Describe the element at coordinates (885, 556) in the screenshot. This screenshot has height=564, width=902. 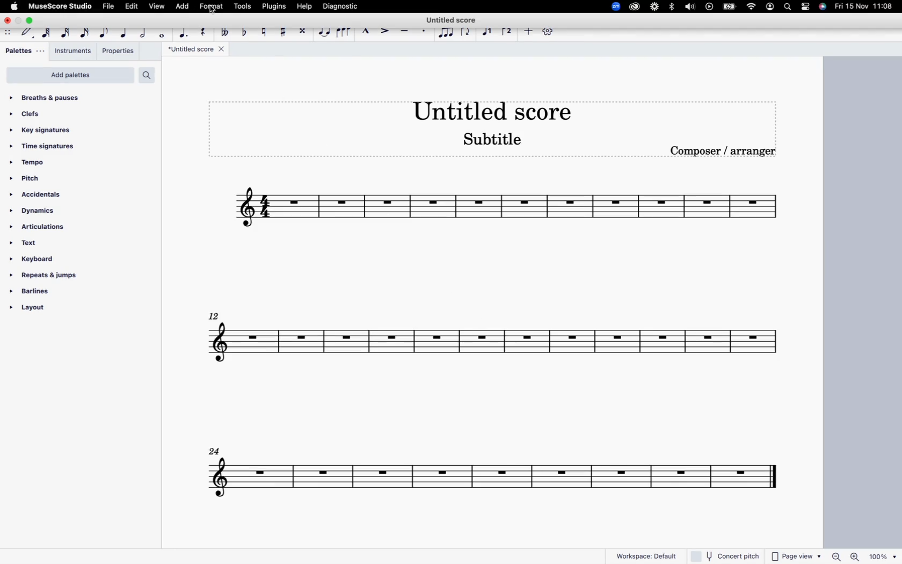
I see `zoom percentage` at that location.